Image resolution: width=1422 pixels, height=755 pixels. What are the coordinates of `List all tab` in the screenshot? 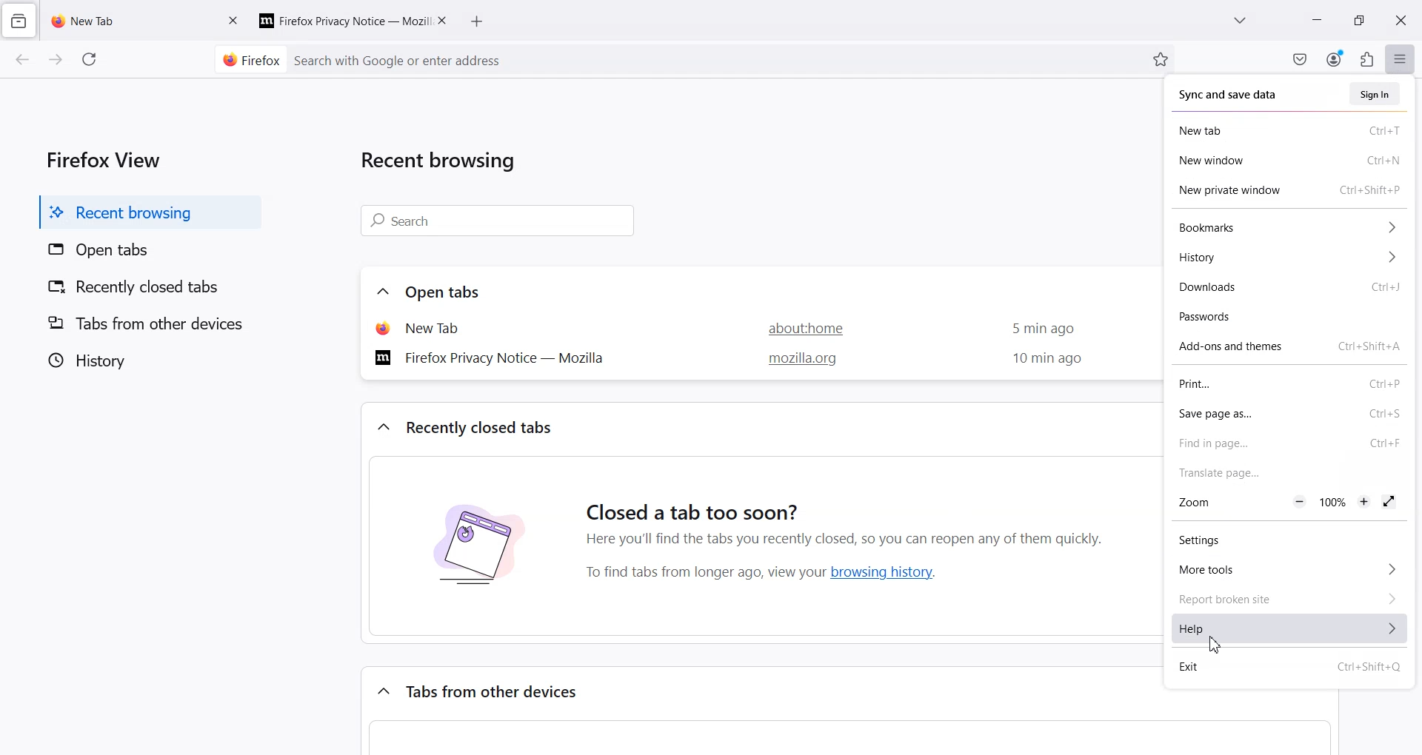 It's located at (1241, 21).